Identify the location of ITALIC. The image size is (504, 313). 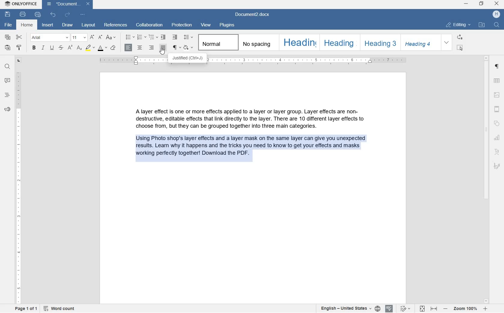
(43, 48).